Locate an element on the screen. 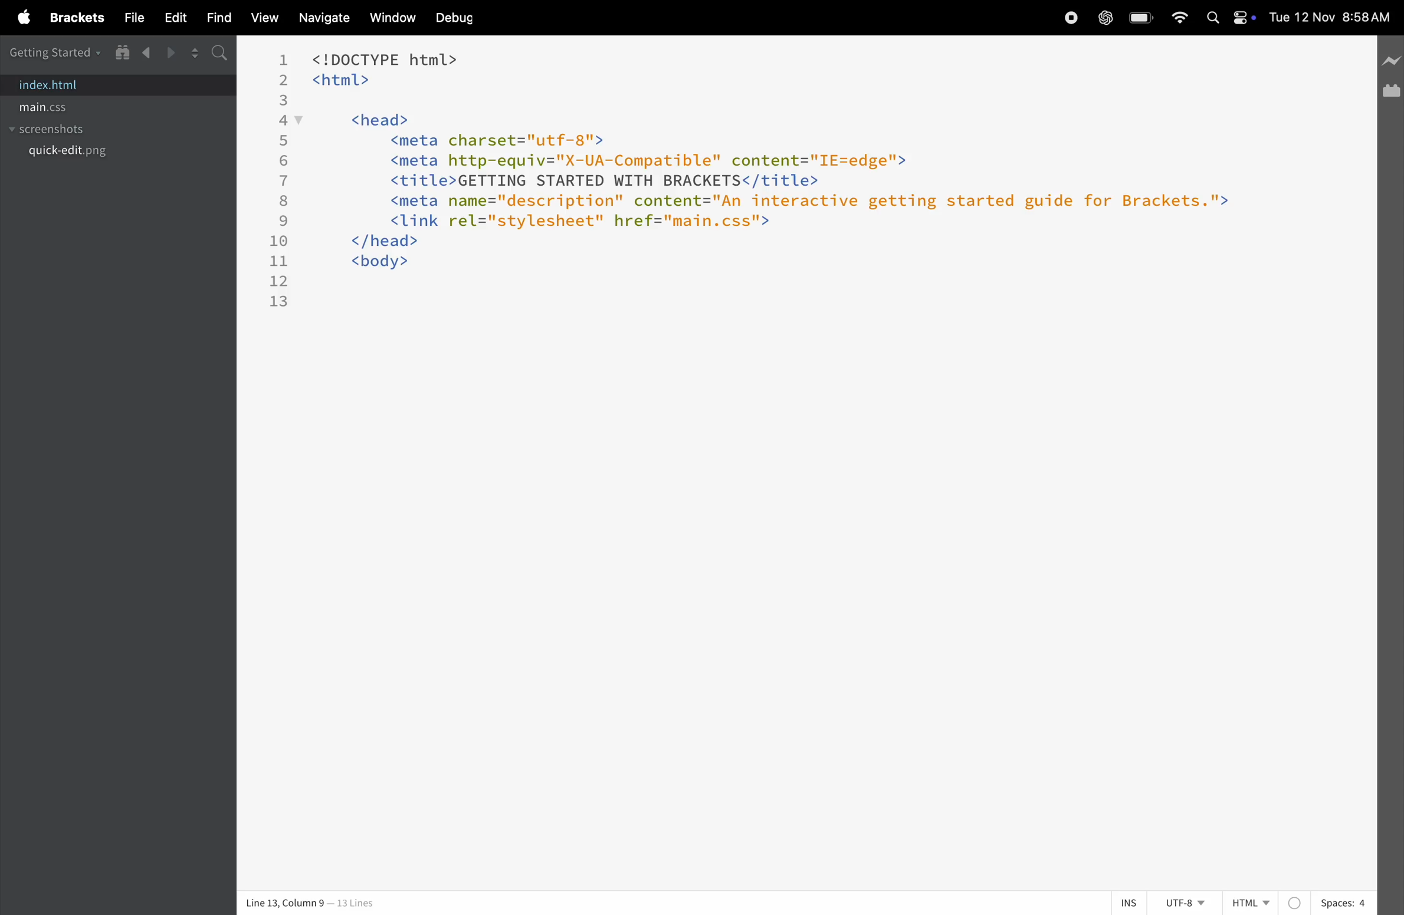 This screenshot has height=915, width=1404. line preview is located at coordinates (1389, 59).